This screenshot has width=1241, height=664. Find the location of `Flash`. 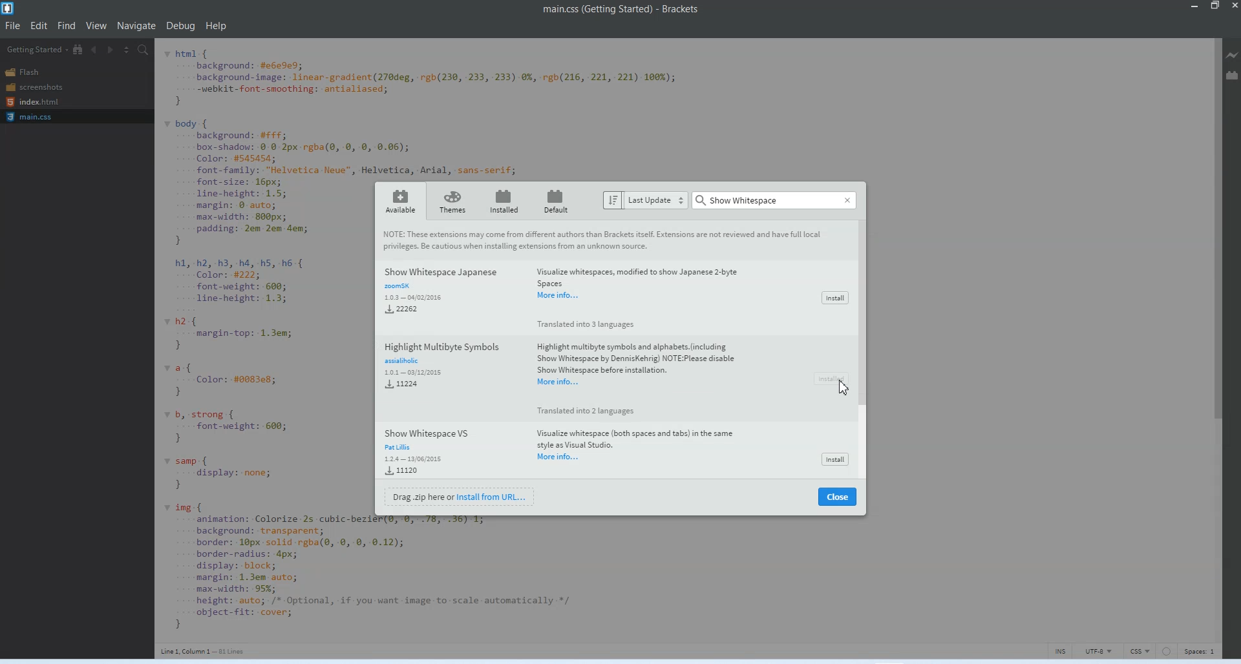

Flash is located at coordinates (28, 72).